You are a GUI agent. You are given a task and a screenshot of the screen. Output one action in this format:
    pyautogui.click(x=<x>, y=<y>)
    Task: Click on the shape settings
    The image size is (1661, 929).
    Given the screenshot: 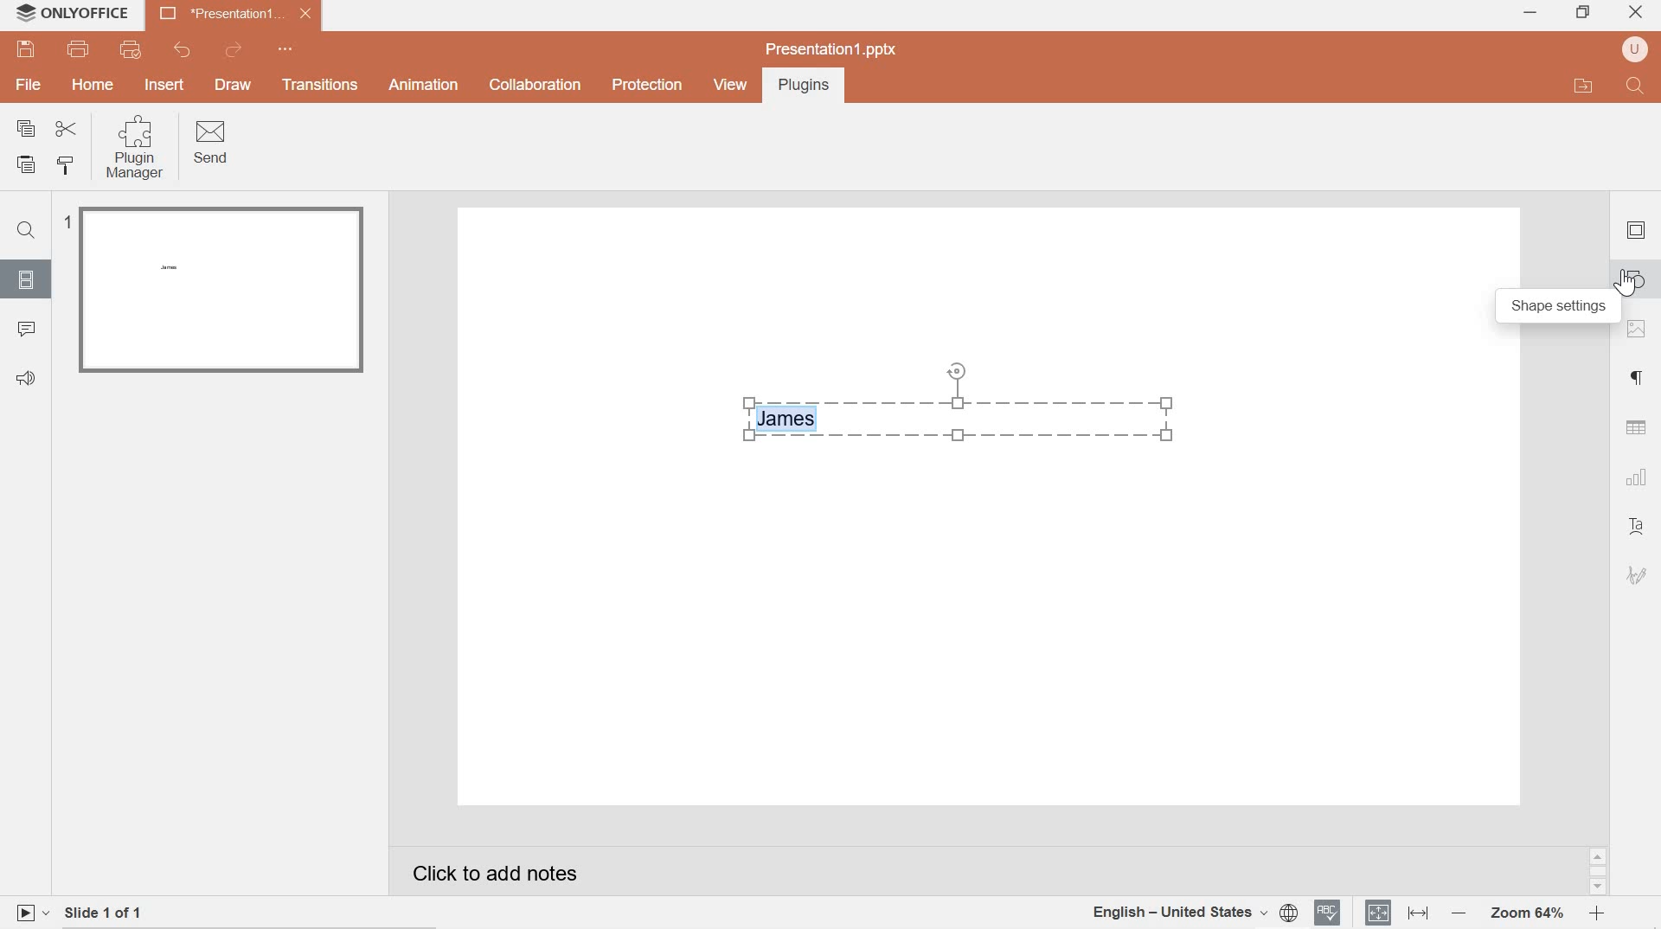 What is the action you would take?
    pyautogui.click(x=1638, y=279)
    